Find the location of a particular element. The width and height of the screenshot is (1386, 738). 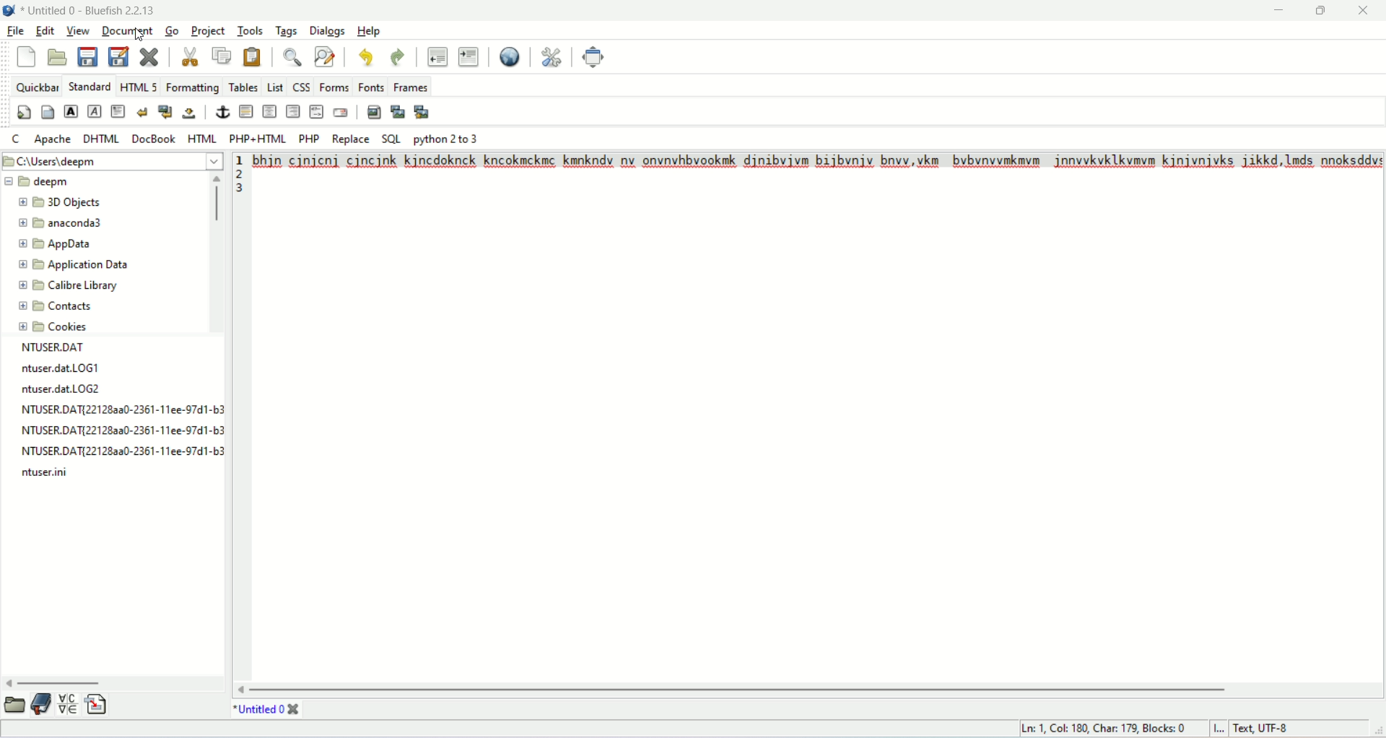

anchor/hyperlink is located at coordinates (222, 111).